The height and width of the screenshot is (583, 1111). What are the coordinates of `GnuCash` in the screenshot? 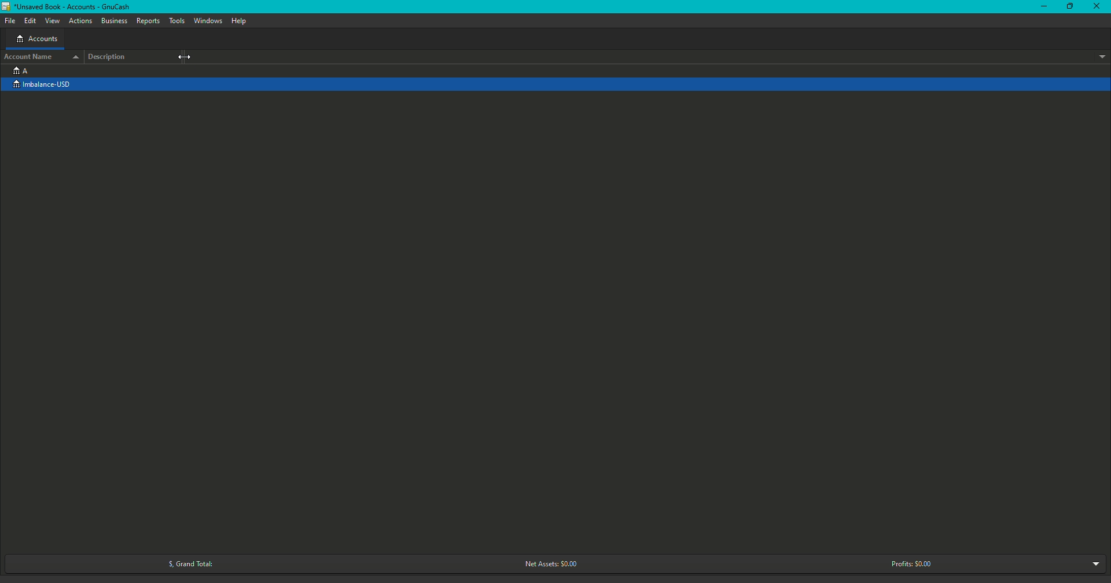 It's located at (68, 8).